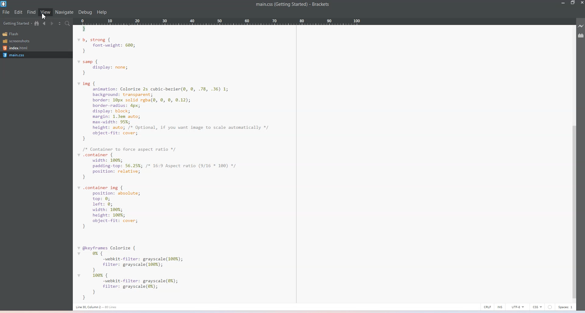  I want to click on Toggle Insert/Overwrite, so click(500, 307).